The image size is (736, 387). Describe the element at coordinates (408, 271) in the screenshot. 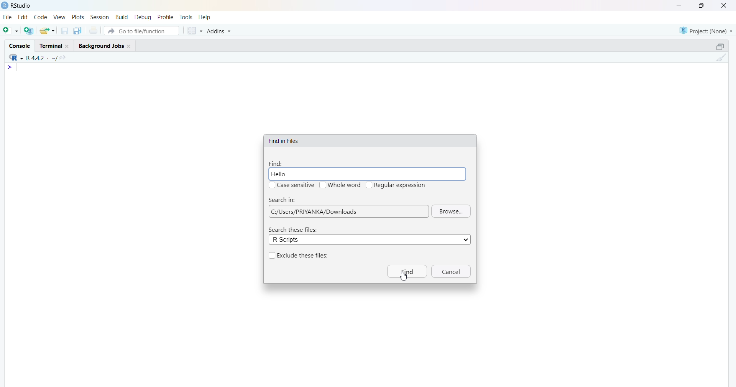

I see `Find` at that location.